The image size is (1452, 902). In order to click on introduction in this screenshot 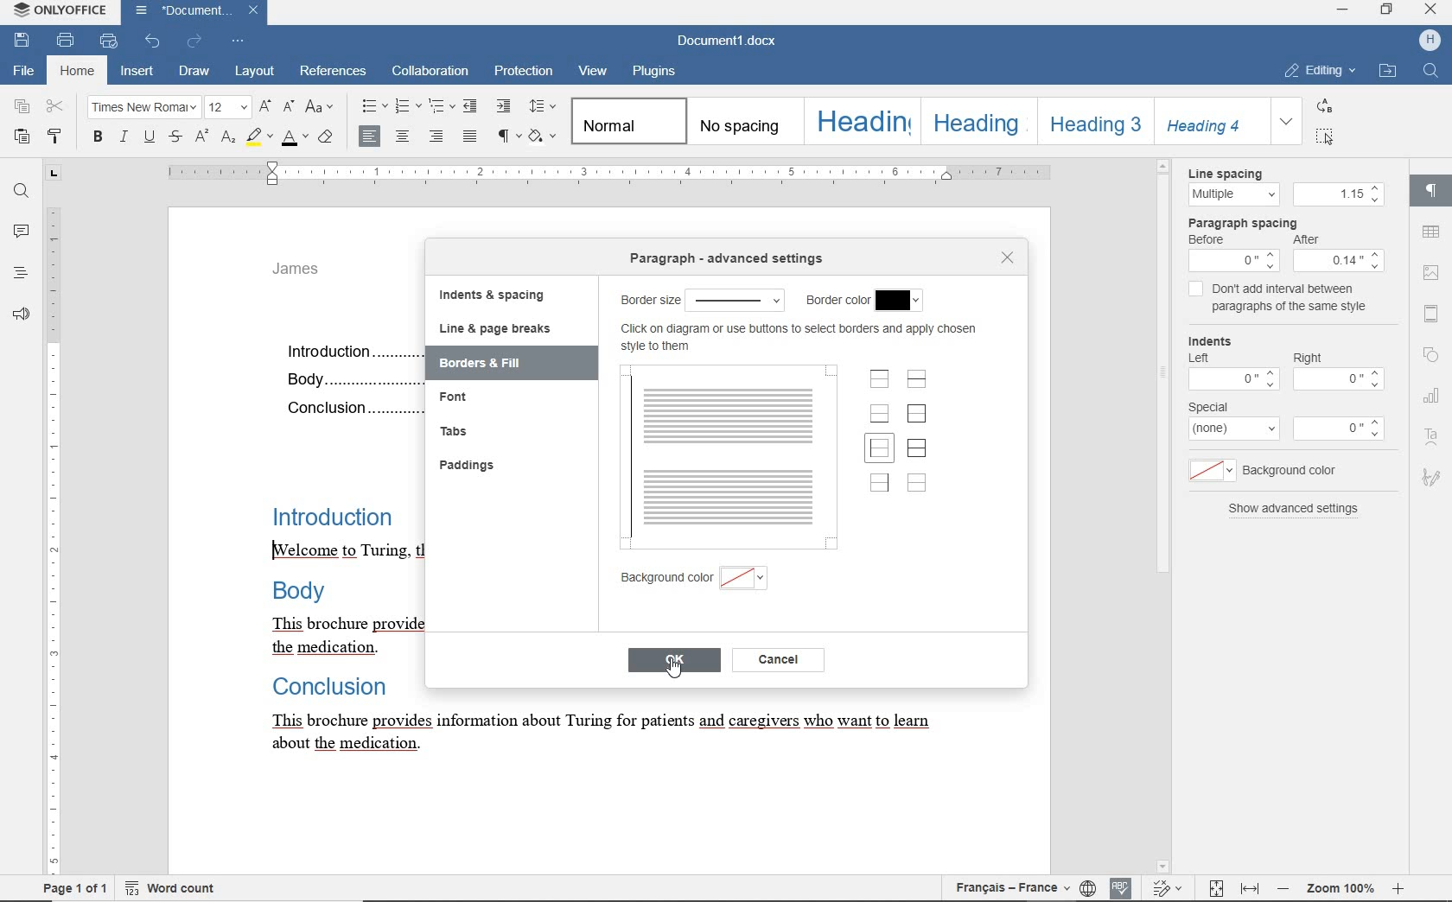, I will do `click(348, 351)`.